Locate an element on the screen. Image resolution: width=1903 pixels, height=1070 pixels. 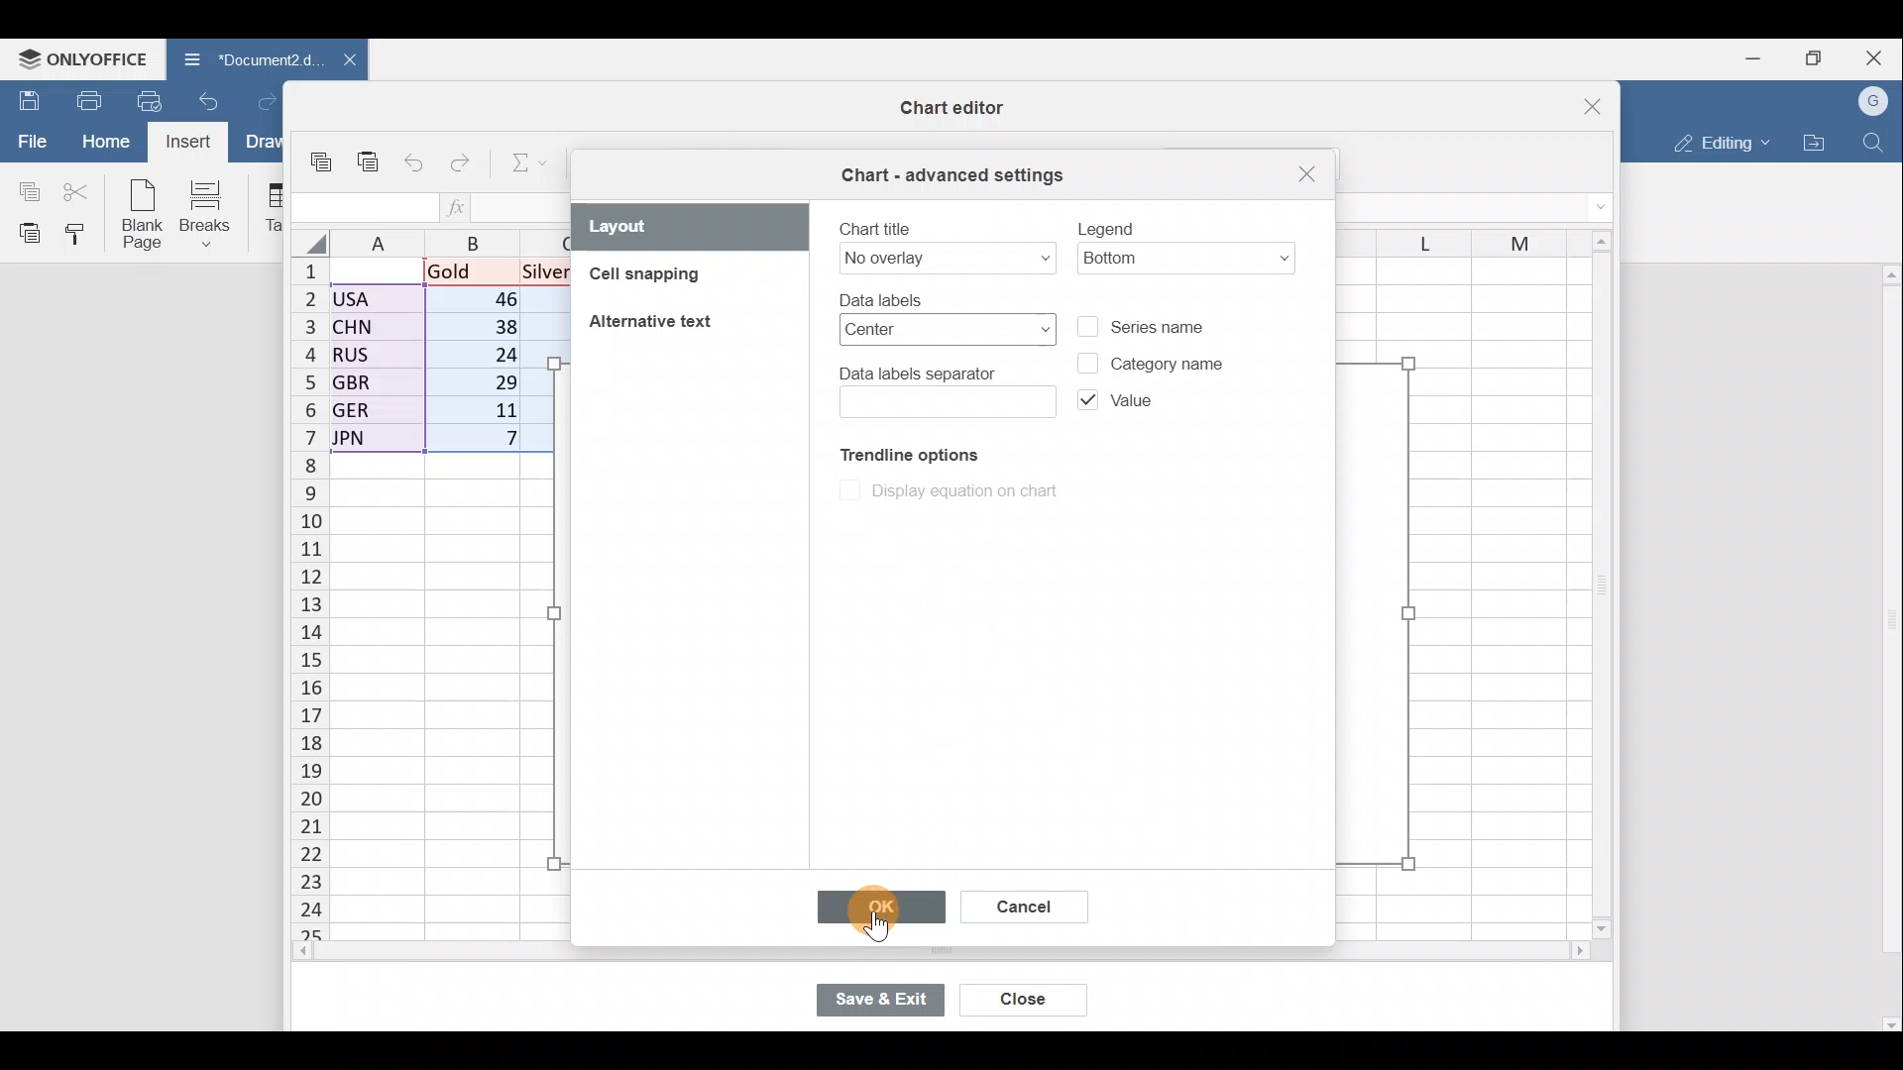
Find is located at coordinates (1877, 139).